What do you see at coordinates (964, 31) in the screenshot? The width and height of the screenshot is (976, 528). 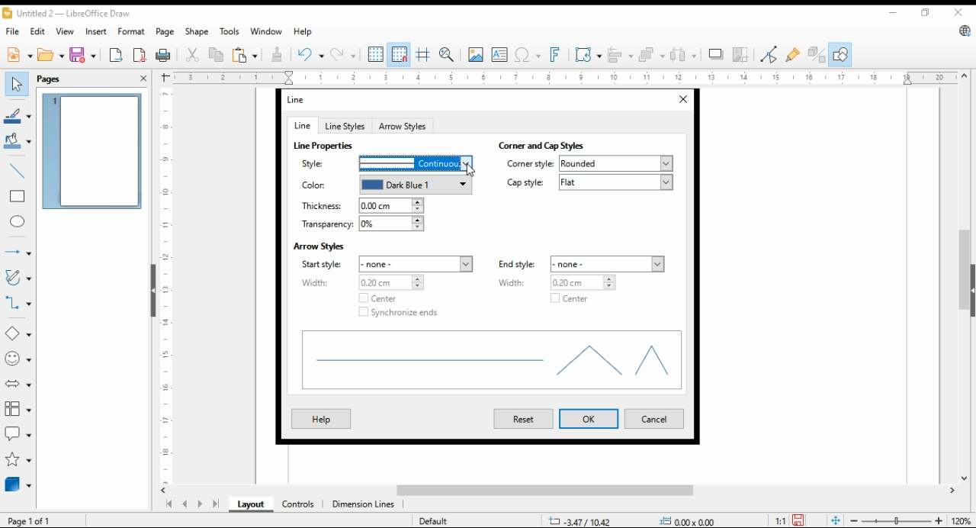 I see `libre office update` at bounding box center [964, 31].